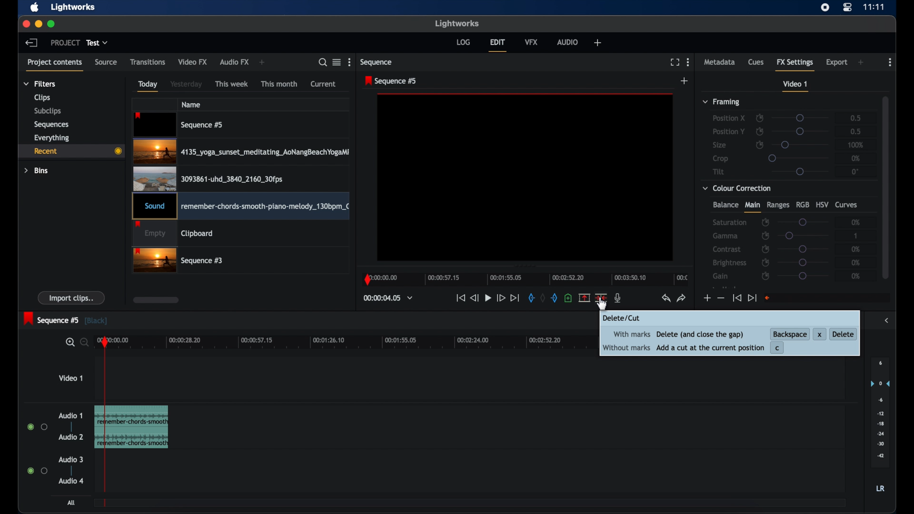  I want to click on mic, so click(618, 298).